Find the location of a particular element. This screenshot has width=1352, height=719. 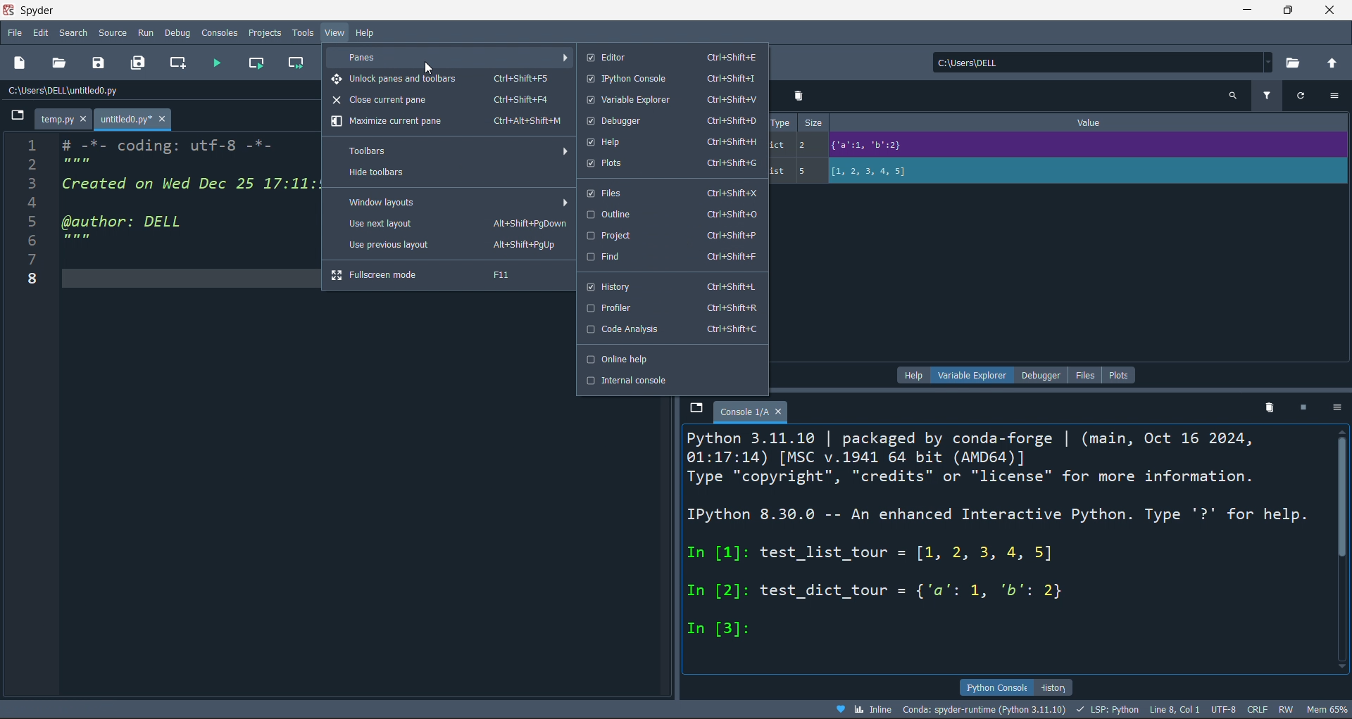

run cell and move is located at coordinates (298, 63).